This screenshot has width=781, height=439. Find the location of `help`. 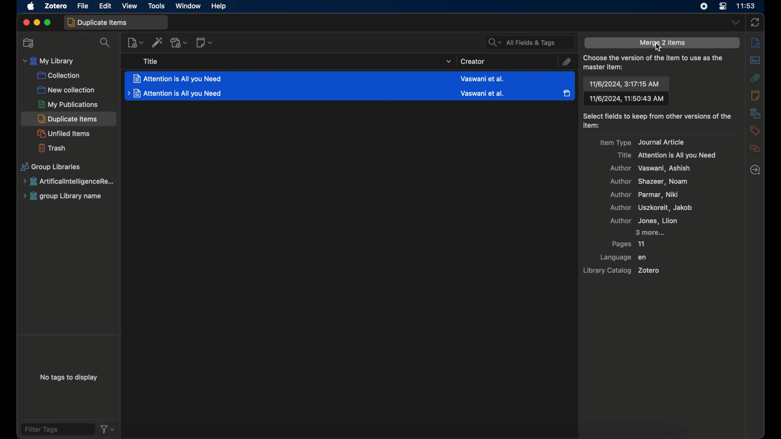

help is located at coordinates (220, 7).